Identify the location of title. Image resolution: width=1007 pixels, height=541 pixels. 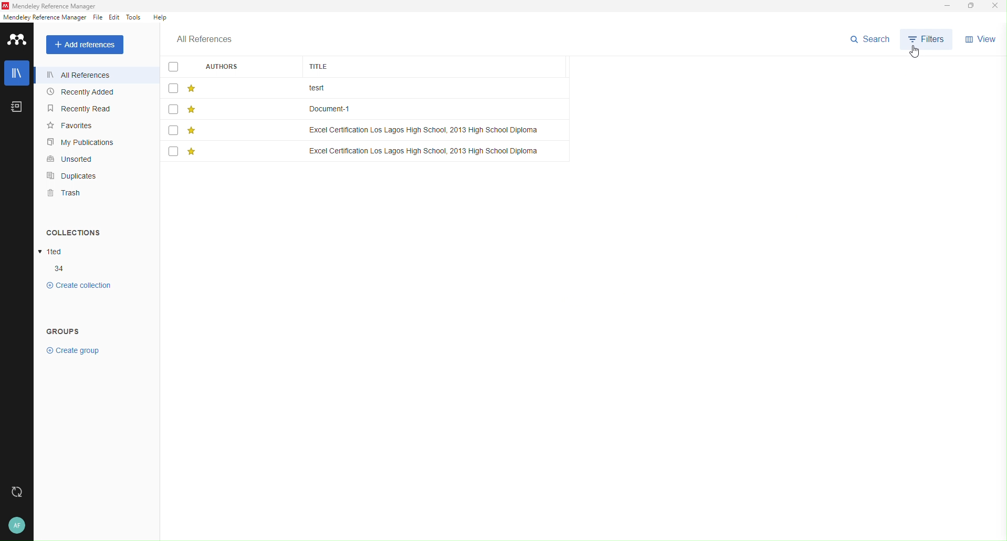
(319, 66).